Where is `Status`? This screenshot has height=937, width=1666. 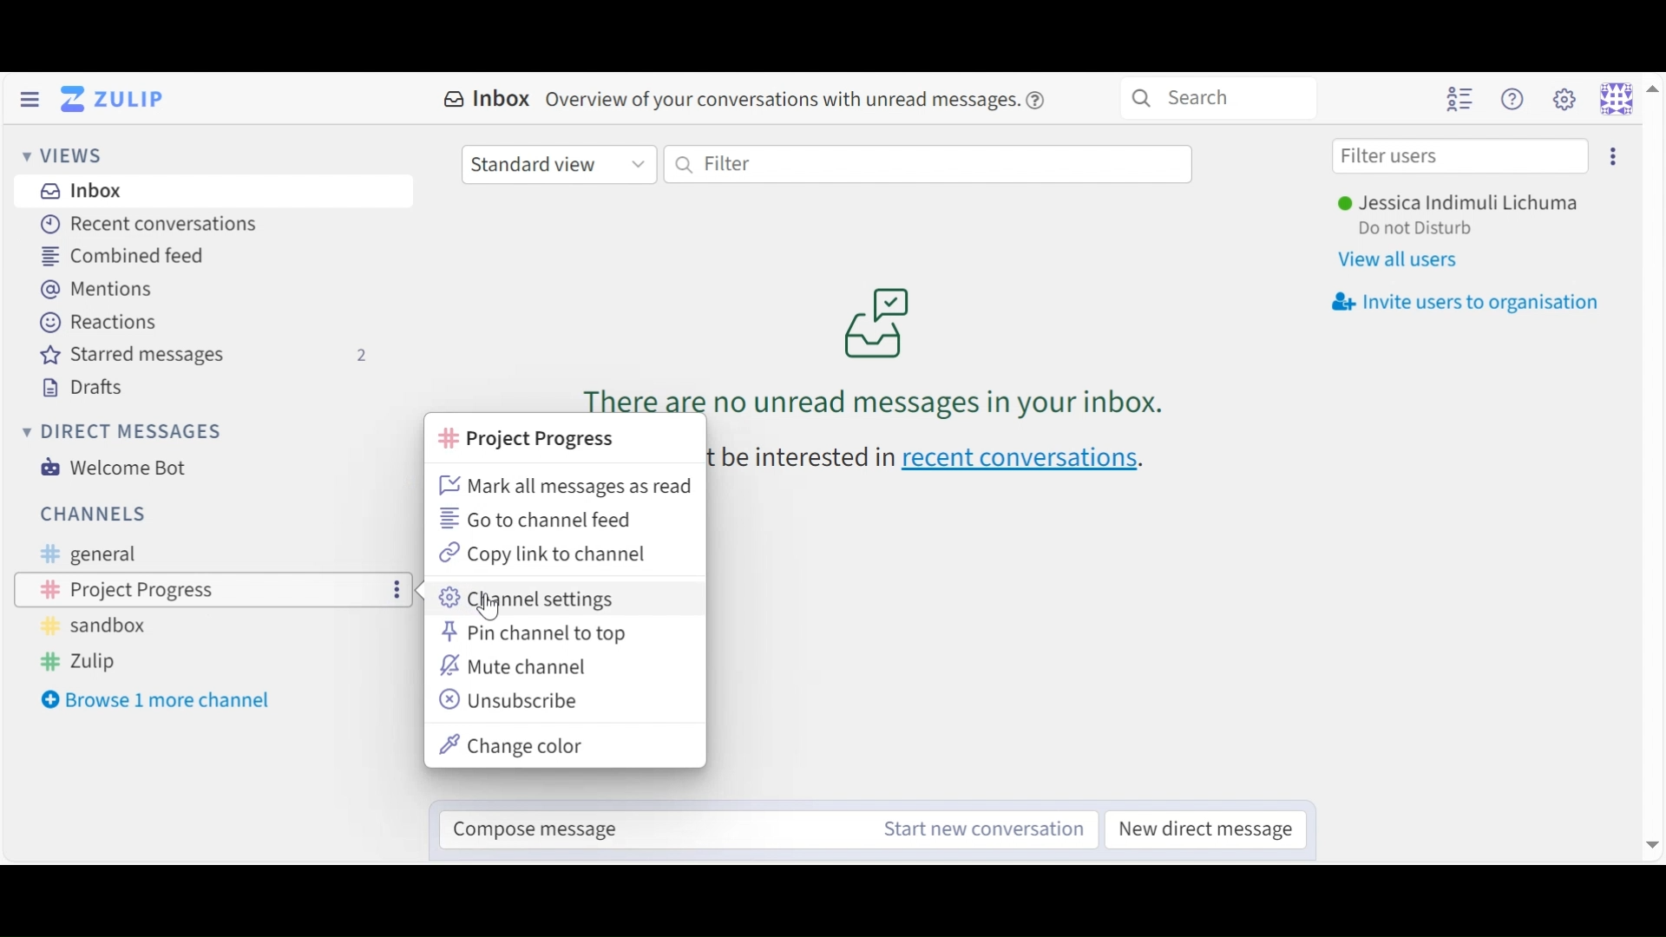 Status is located at coordinates (1417, 232).